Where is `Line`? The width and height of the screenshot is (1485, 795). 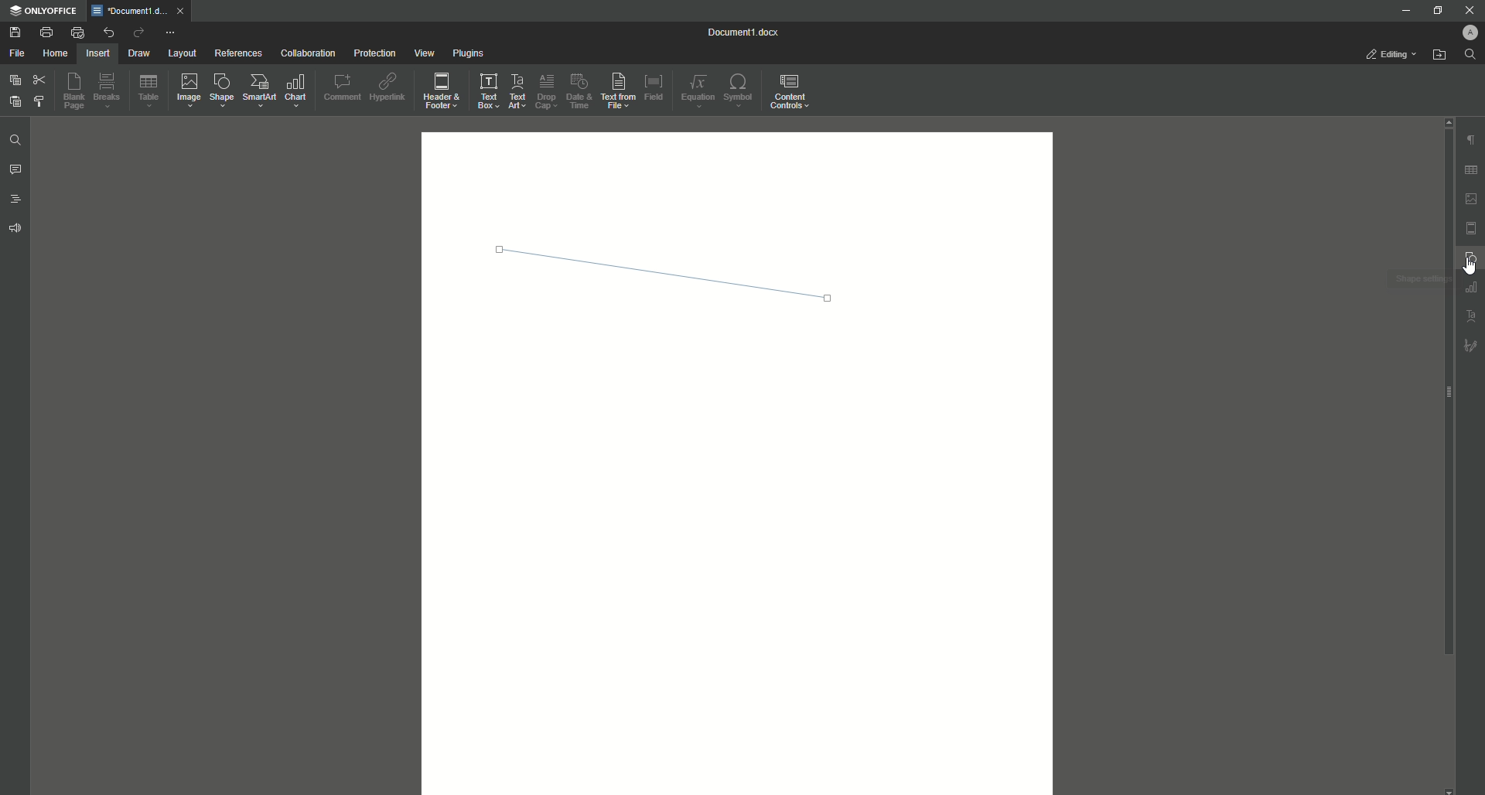 Line is located at coordinates (671, 278).